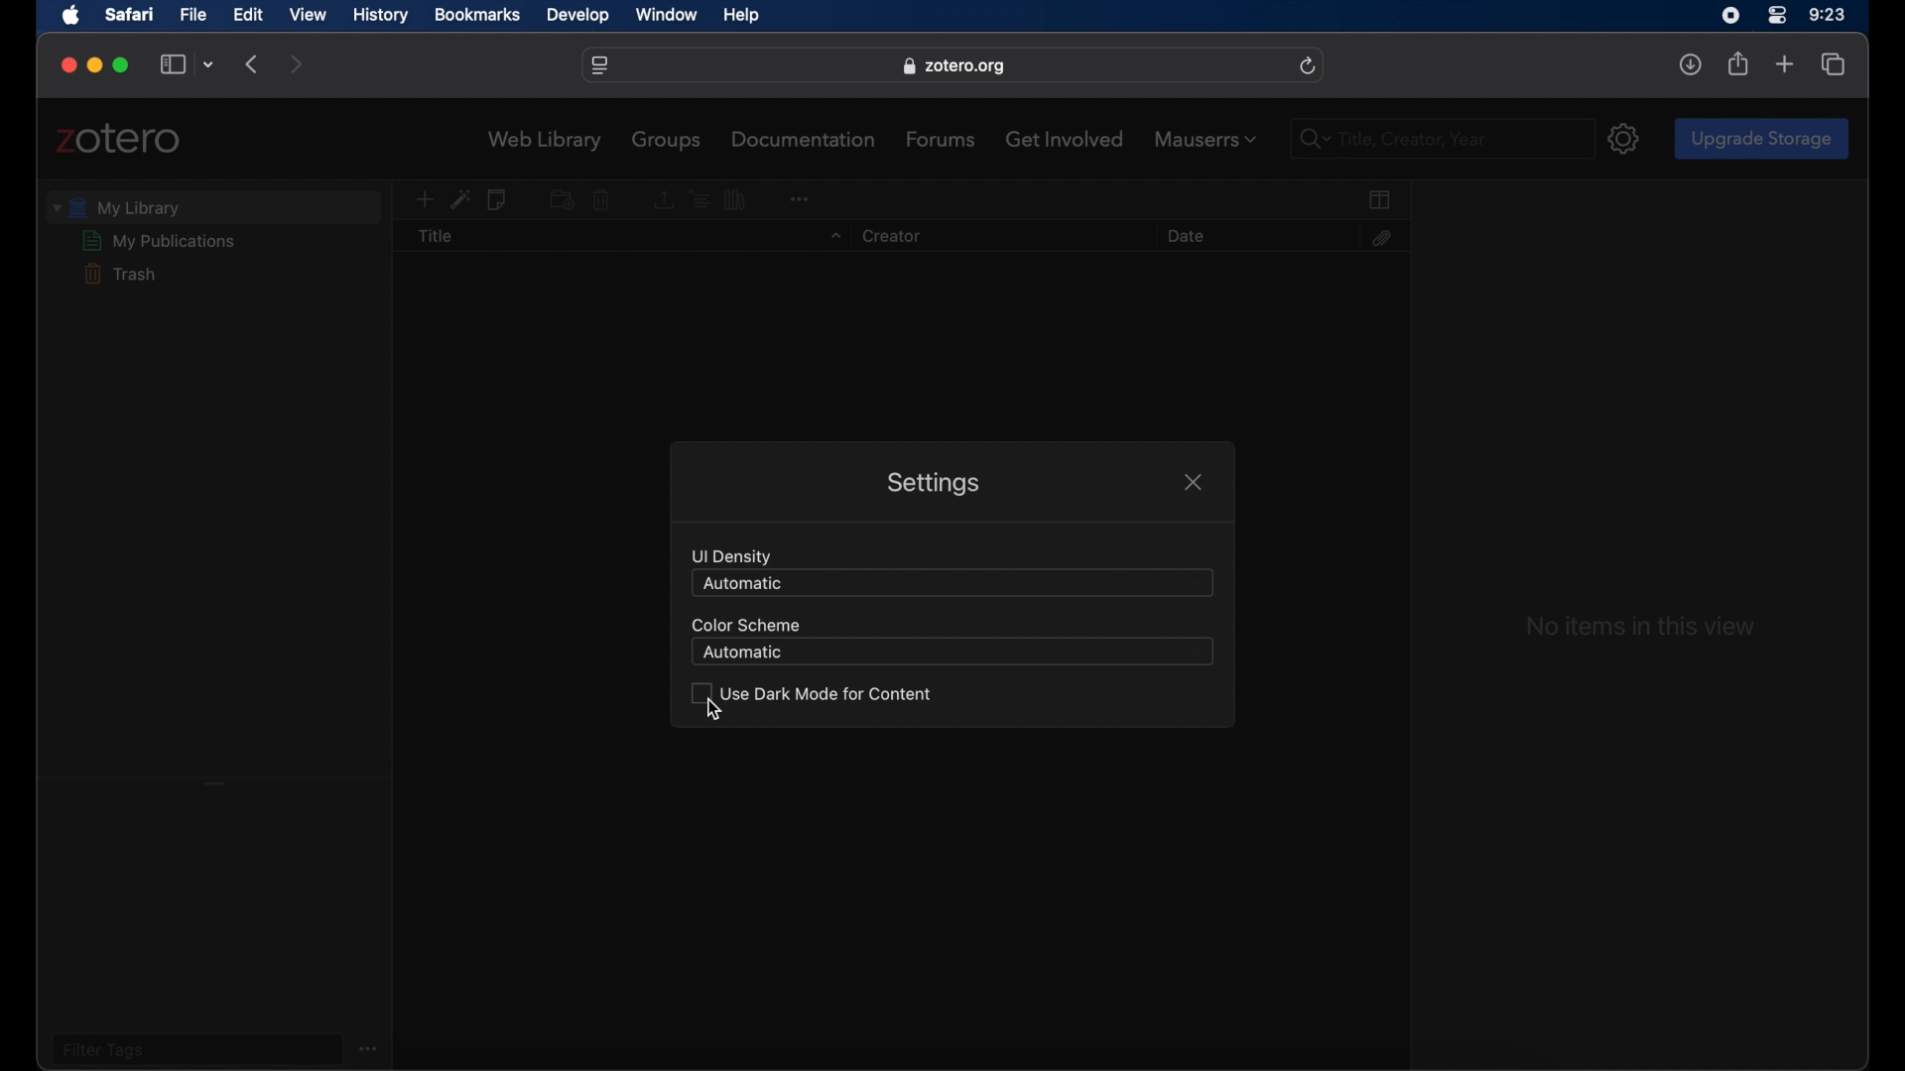 The height and width of the screenshot is (1071, 1905). I want to click on my library, so click(117, 207).